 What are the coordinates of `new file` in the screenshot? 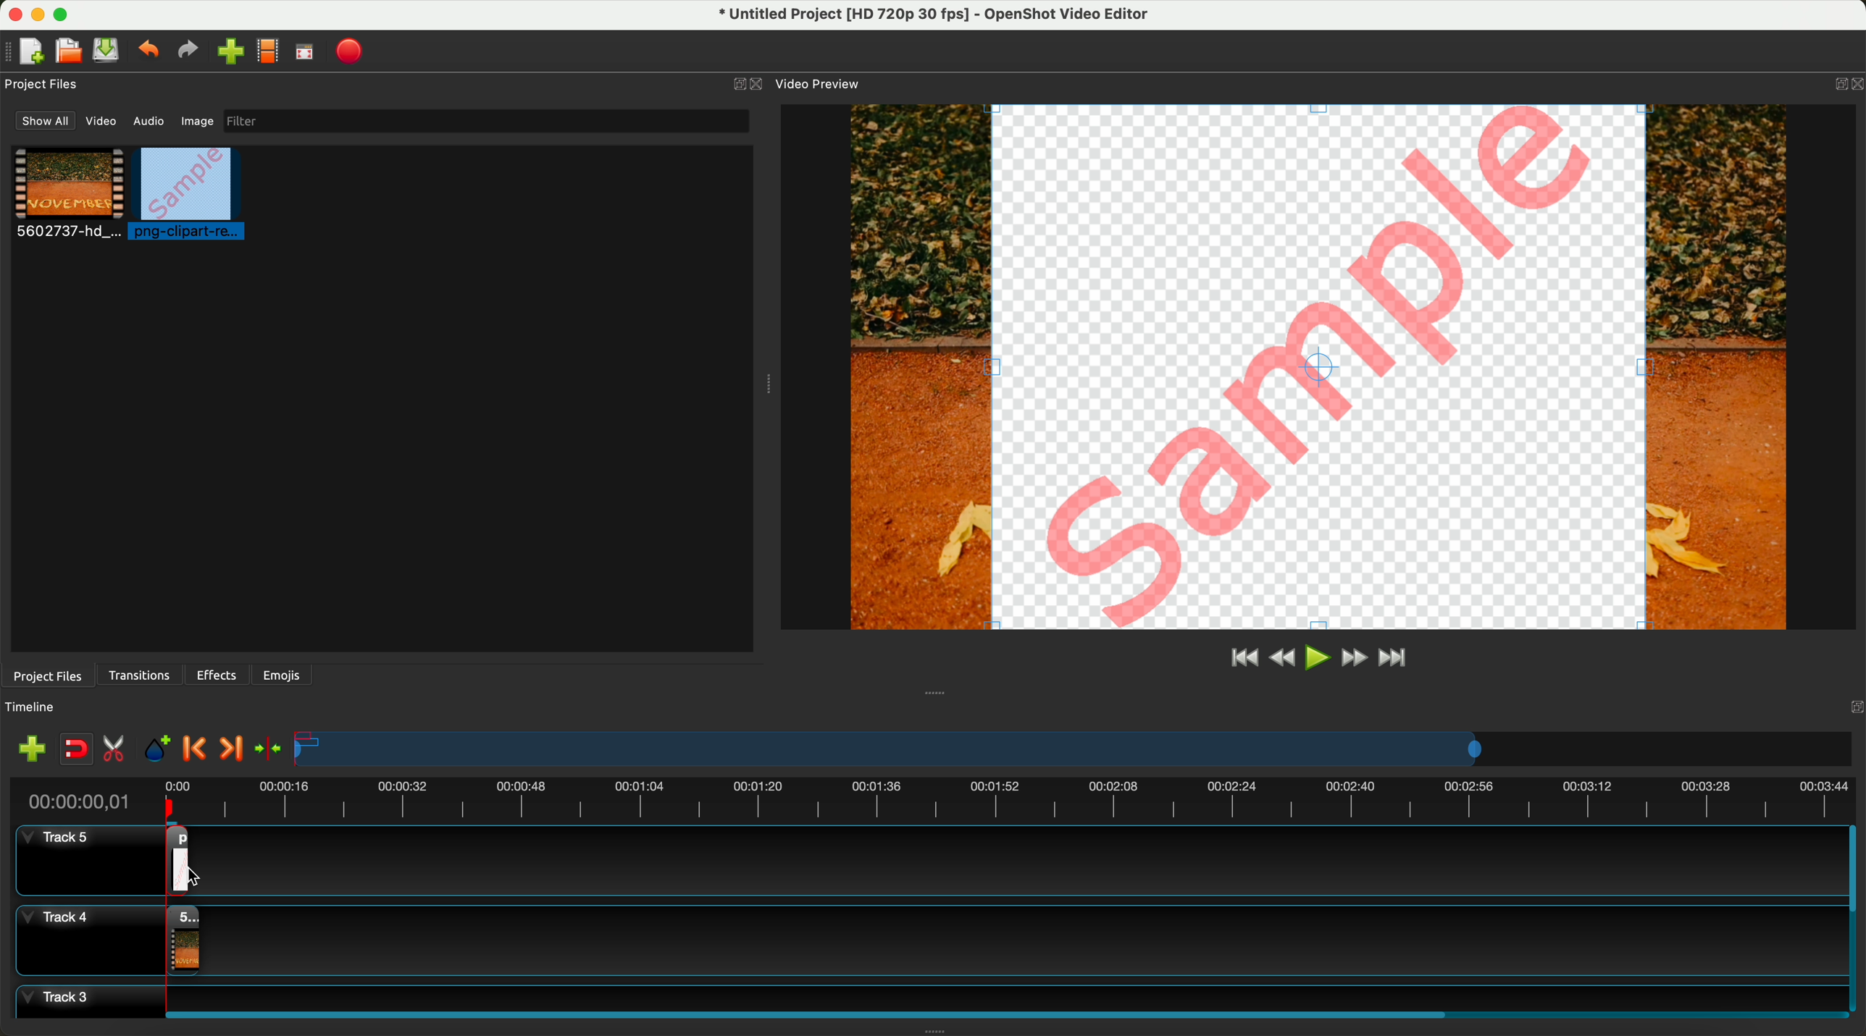 It's located at (27, 51).